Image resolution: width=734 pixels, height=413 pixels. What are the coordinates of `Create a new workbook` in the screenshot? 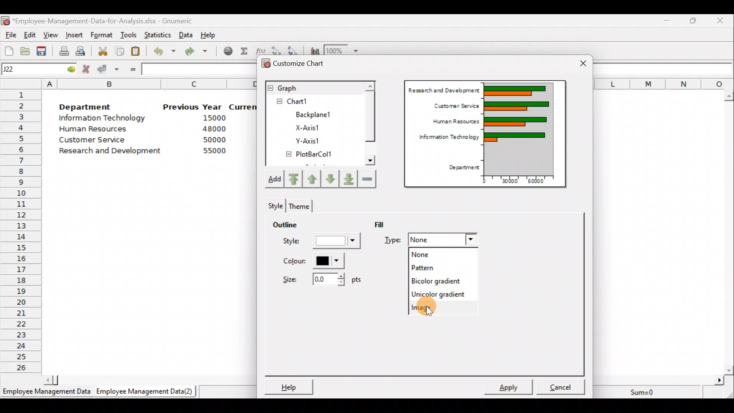 It's located at (8, 50).